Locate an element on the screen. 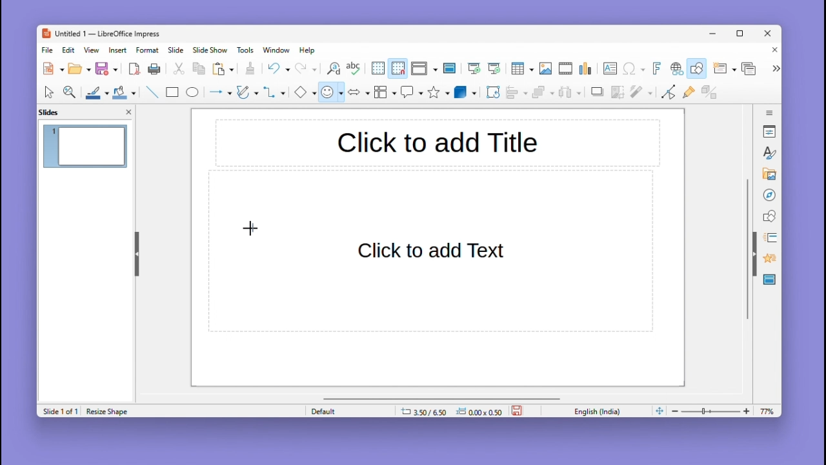 Image resolution: width=826 pixels, height=465 pixels. Fill colour is located at coordinates (123, 92).